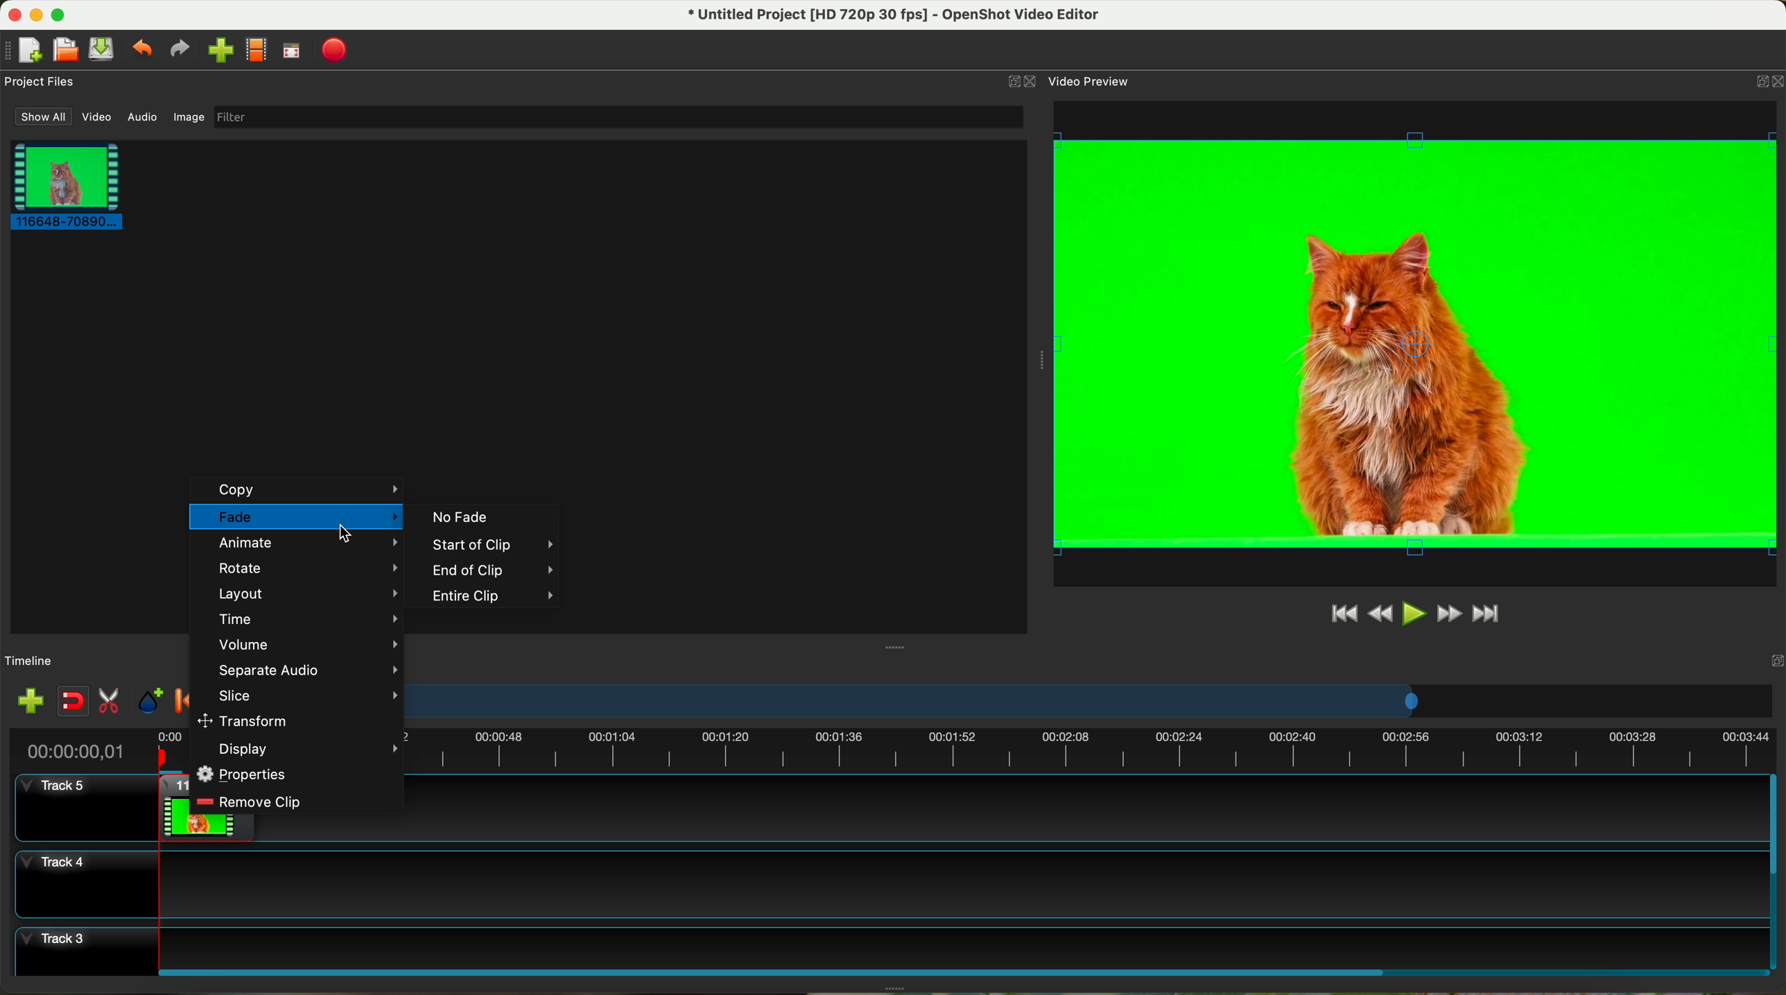 This screenshot has width=1786, height=995. Describe the element at coordinates (306, 568) in the screenshot. I see `rotate` at that location.